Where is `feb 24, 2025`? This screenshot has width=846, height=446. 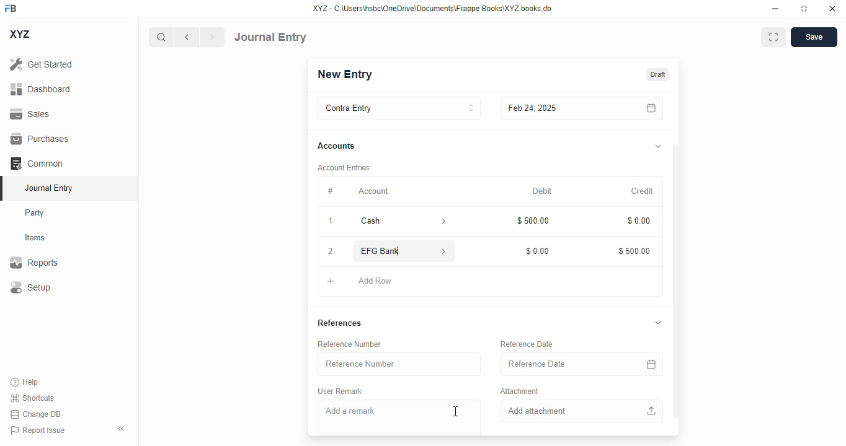
feb 24, 2025 is located at coordinates (554, 108).